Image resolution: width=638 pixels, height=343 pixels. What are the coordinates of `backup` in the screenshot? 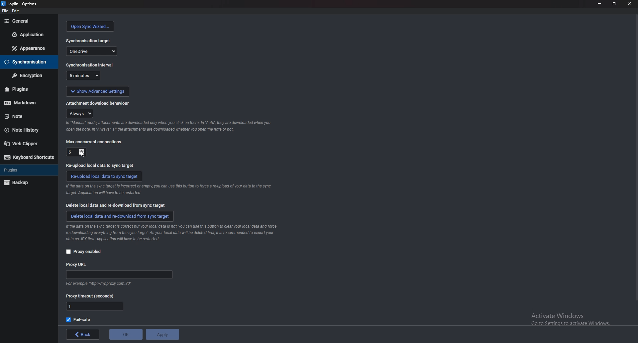 It's located at (26, 182).